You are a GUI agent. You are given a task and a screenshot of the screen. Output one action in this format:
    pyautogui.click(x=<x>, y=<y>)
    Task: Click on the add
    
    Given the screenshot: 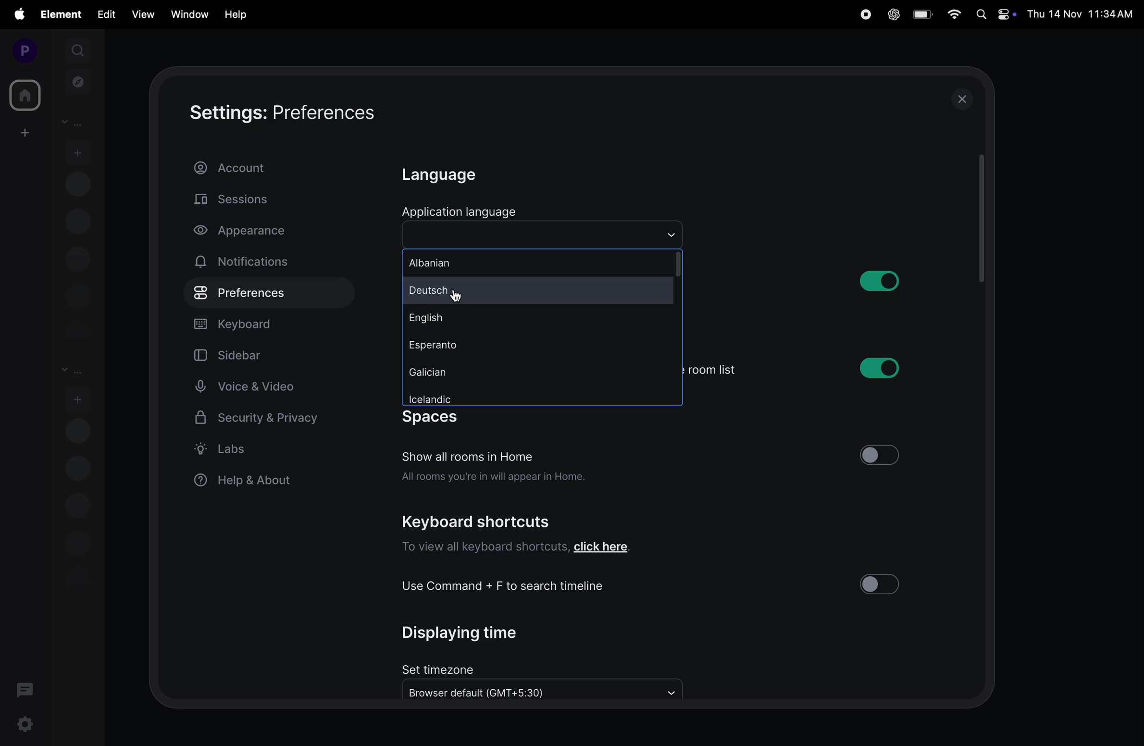 What is the action you would take?
    pyautogui.click(x=78, y=151)
    